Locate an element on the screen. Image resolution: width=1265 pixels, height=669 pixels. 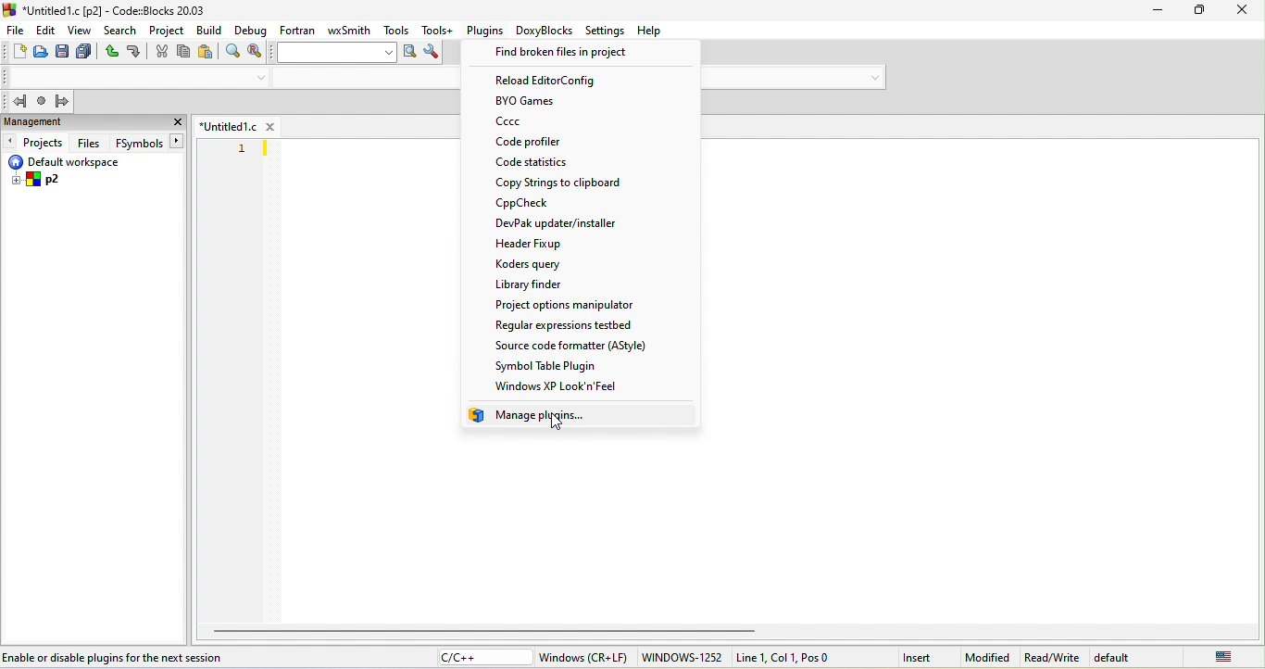
jump back is located at coordinates (14, 101).